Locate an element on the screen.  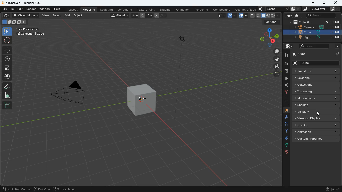
image is located at coordinates (287, 78).